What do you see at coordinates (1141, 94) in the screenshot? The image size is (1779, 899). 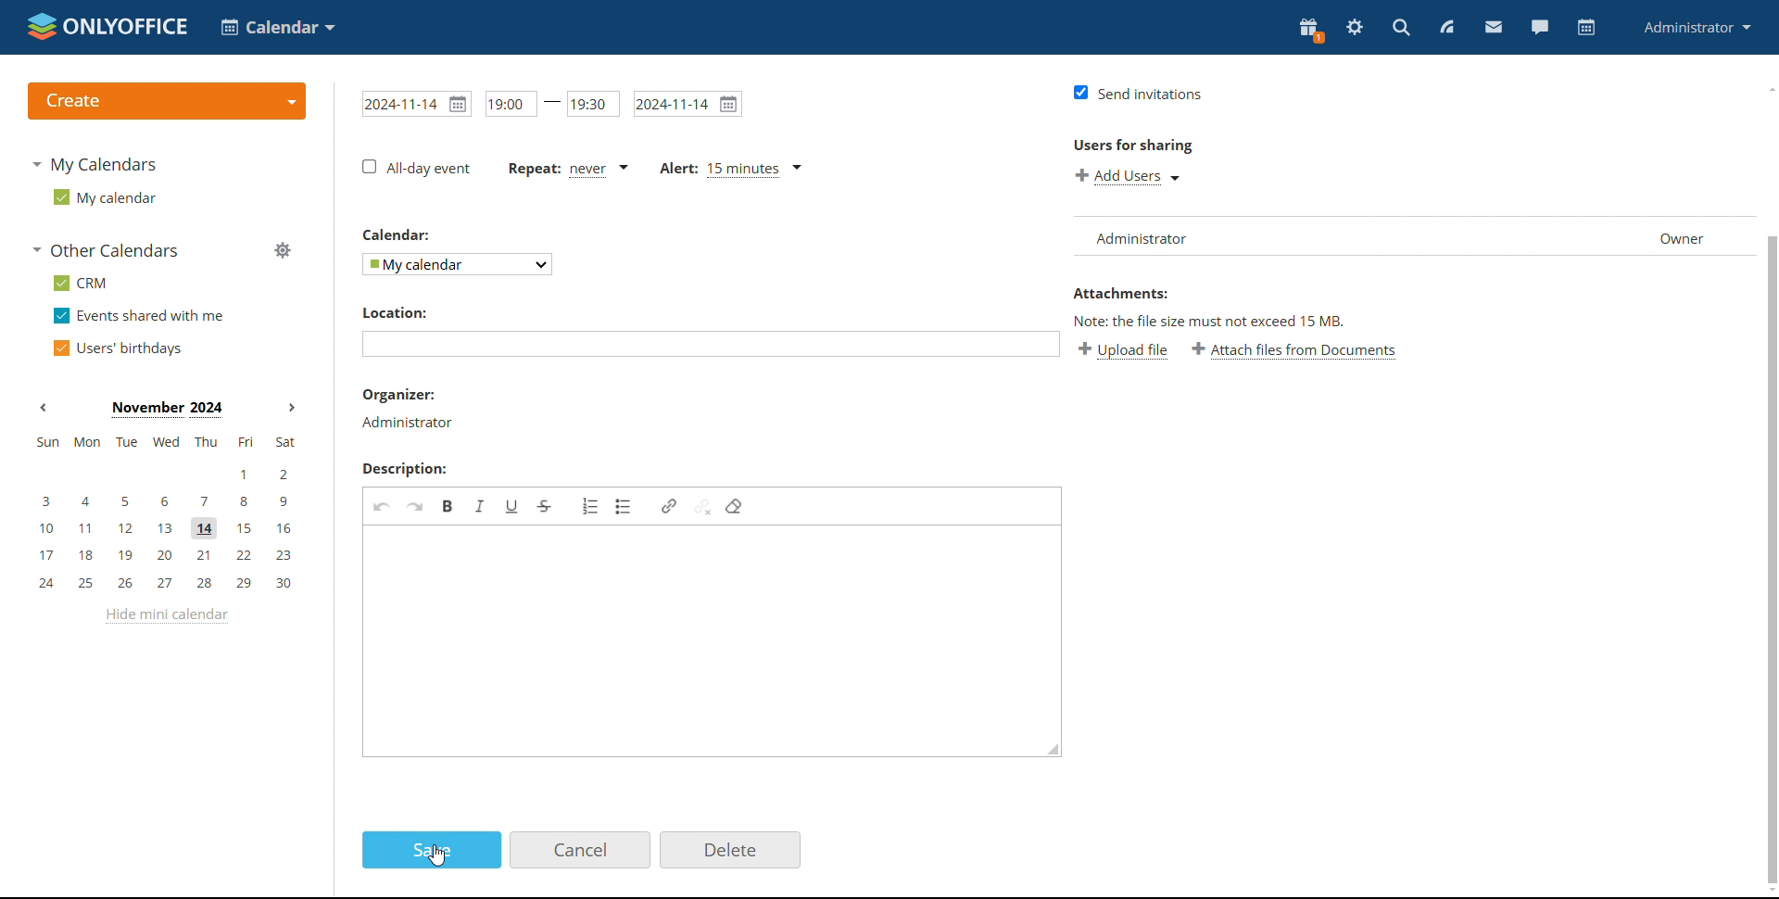 I see `send invitations` at bounding box center [1141, 94].